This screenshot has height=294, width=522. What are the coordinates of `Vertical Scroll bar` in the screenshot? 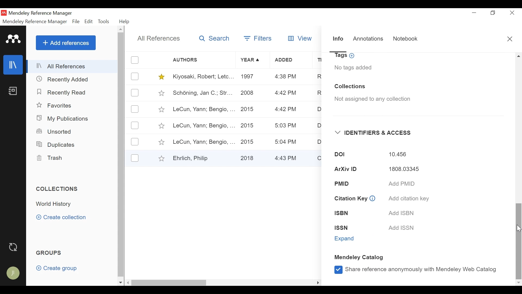 It's located at (519, 241).